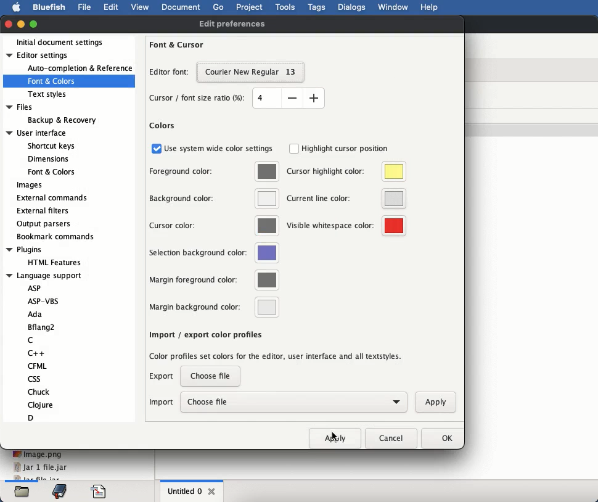 This screenshot has width=598, height=502. Describe the element at coordinates (31, 186) in the screenshot. I see `images` at that location.